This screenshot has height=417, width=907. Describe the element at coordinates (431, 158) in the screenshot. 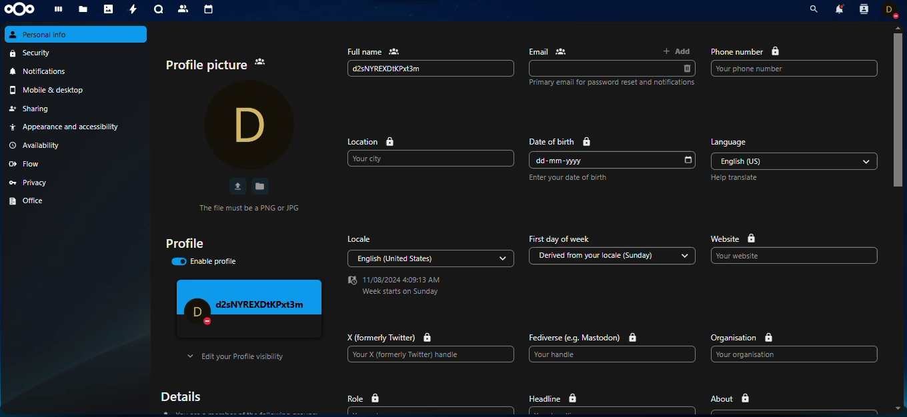

I see `Your city` at that location.